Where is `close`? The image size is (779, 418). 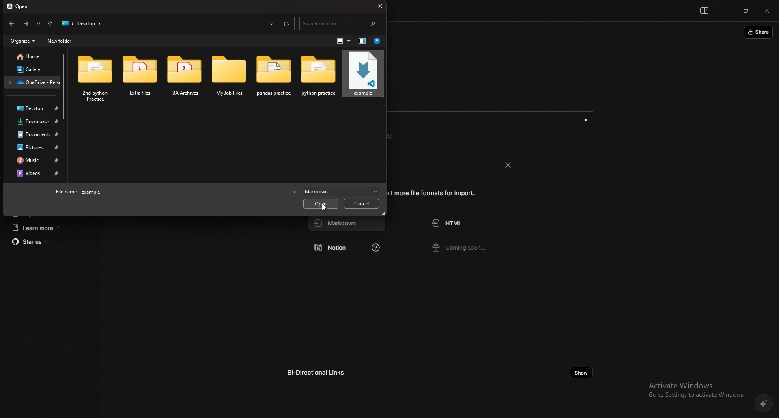
close is located at coordinates (377, 6).